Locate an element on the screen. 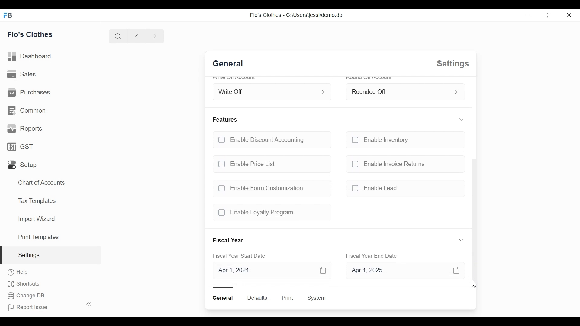 This screenshot has height=326, width=580. Fiscal Year is located at coordinates (229, 241).